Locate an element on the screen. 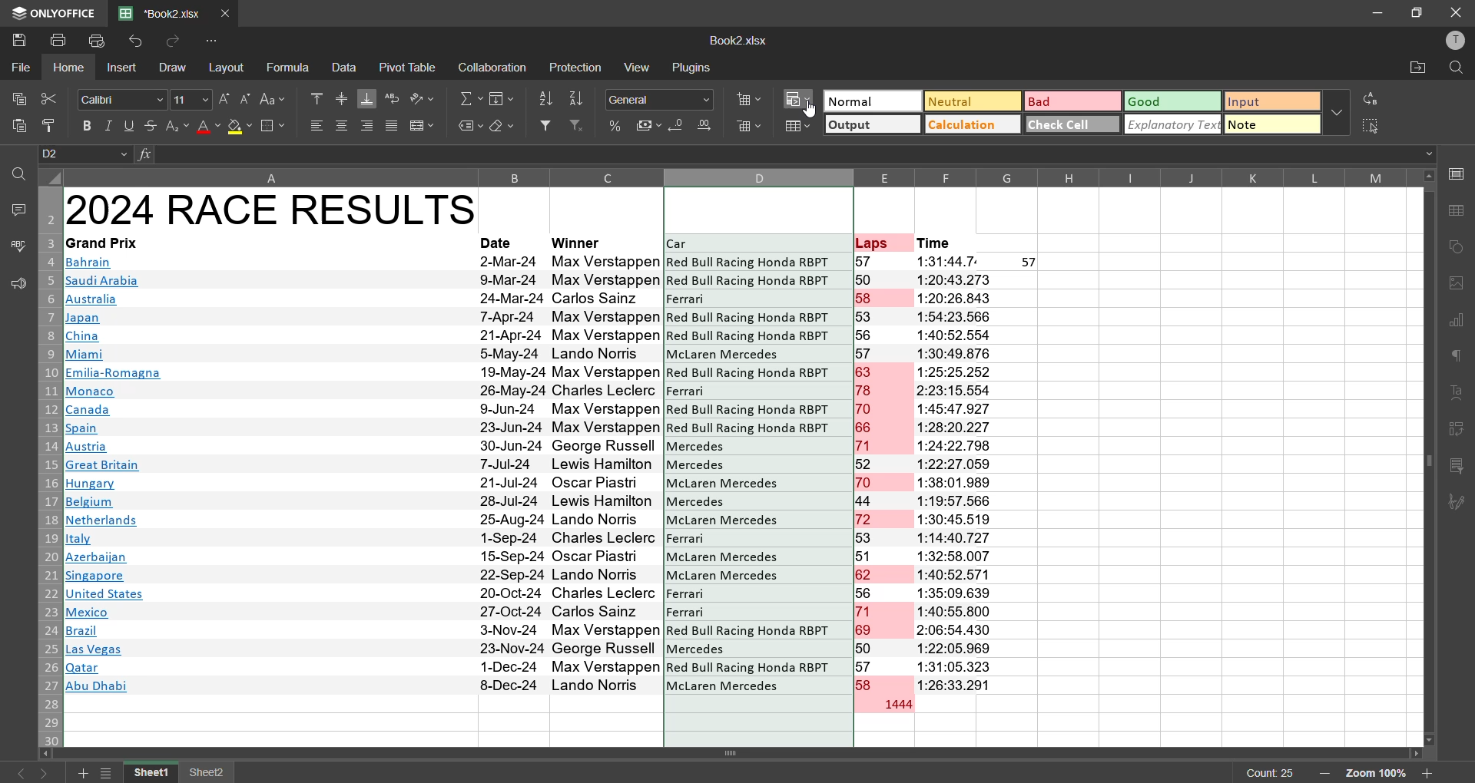 Image resolution: width=1475 pixels, height=783 pixels. wrap text is located at coordinates (393, 99).